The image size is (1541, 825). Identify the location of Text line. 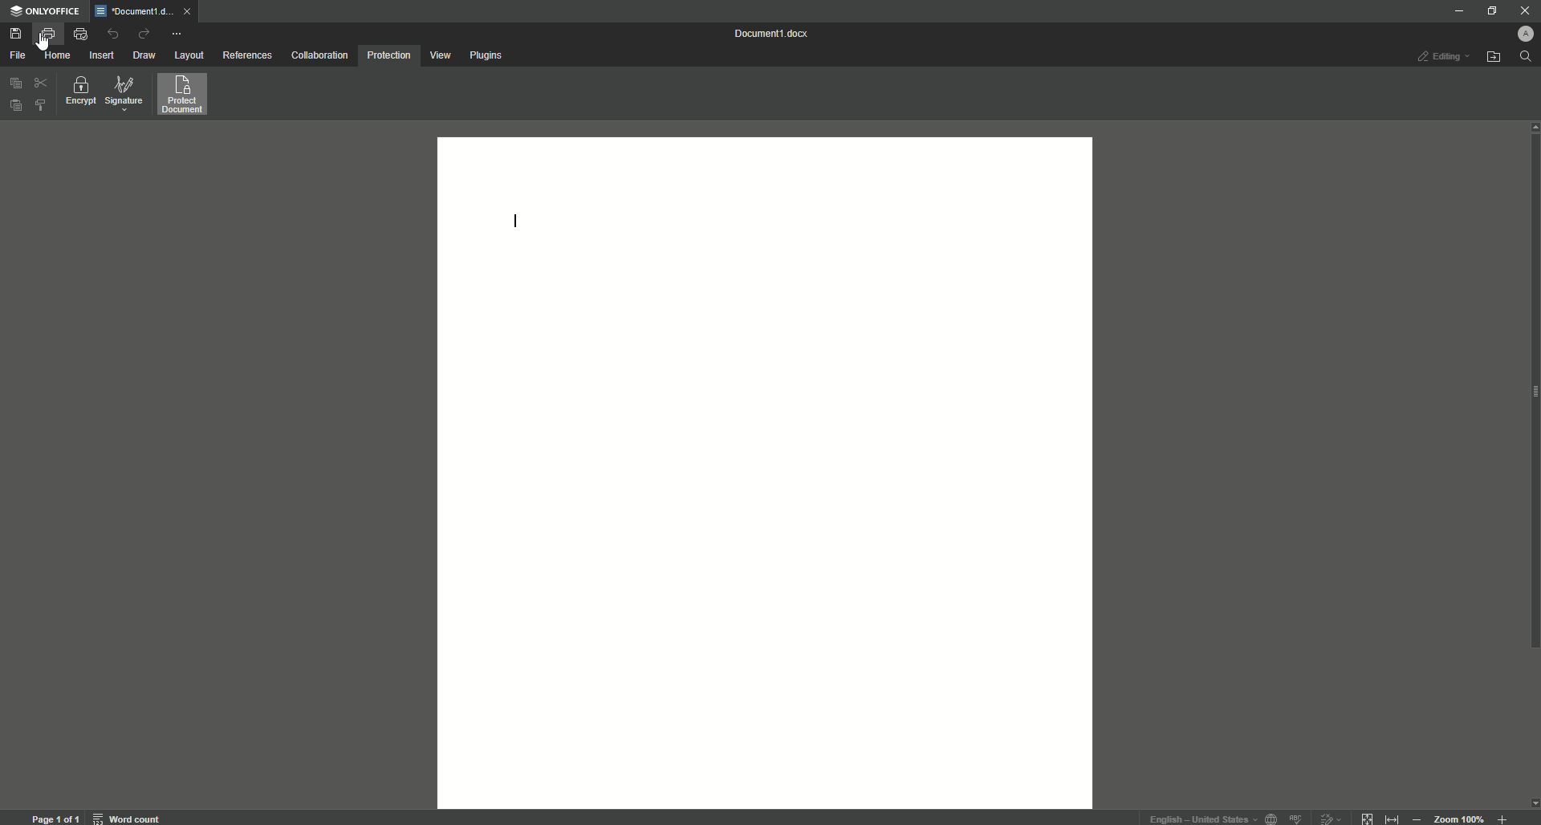
(511, 220).